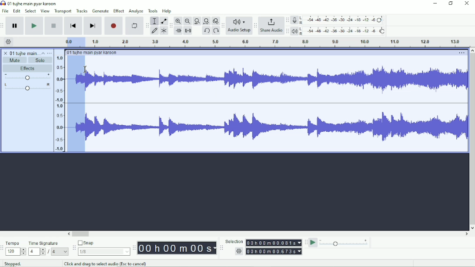 The height and width of the screenshot is (267, 475). Describe the element at coordinates (16, 243) in the screenshot. I see `Tempo` at that location.